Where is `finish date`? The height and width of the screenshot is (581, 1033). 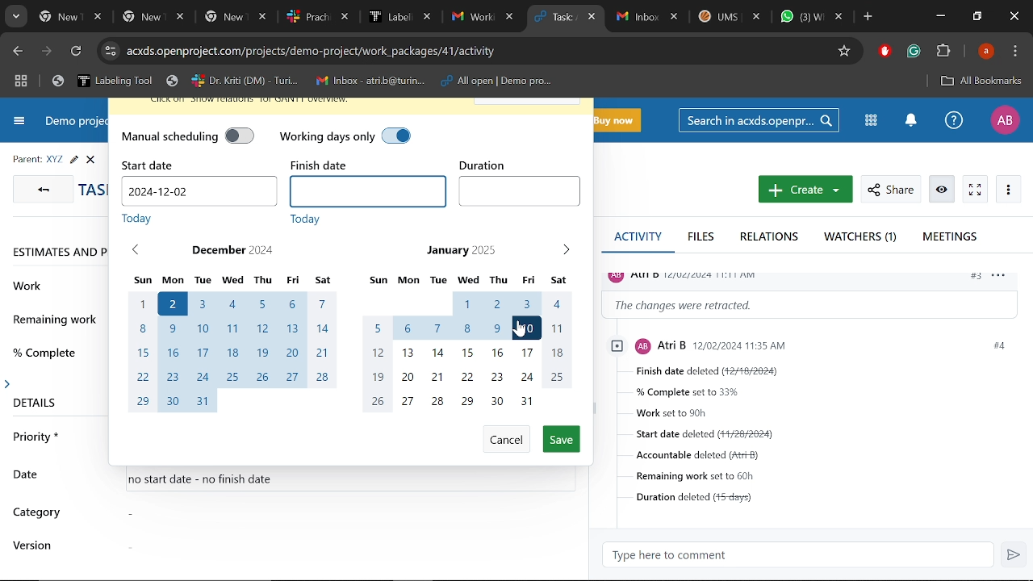 finish date is located at coordinates (336, 165).